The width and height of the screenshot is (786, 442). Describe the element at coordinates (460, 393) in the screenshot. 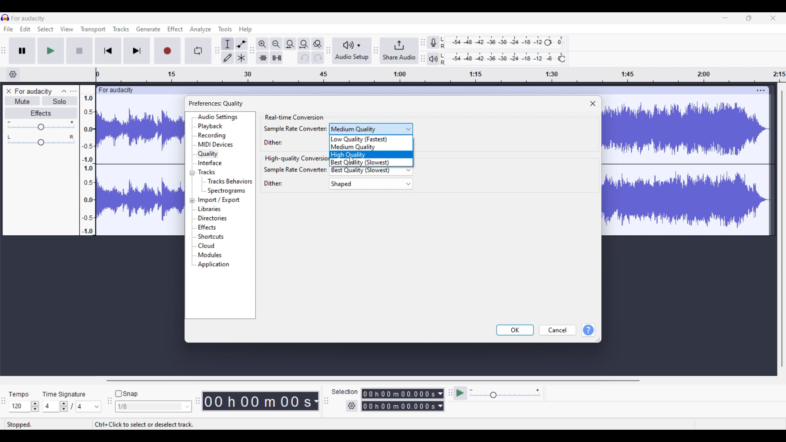

I see `Play at speed/Play at speed once` at that location.